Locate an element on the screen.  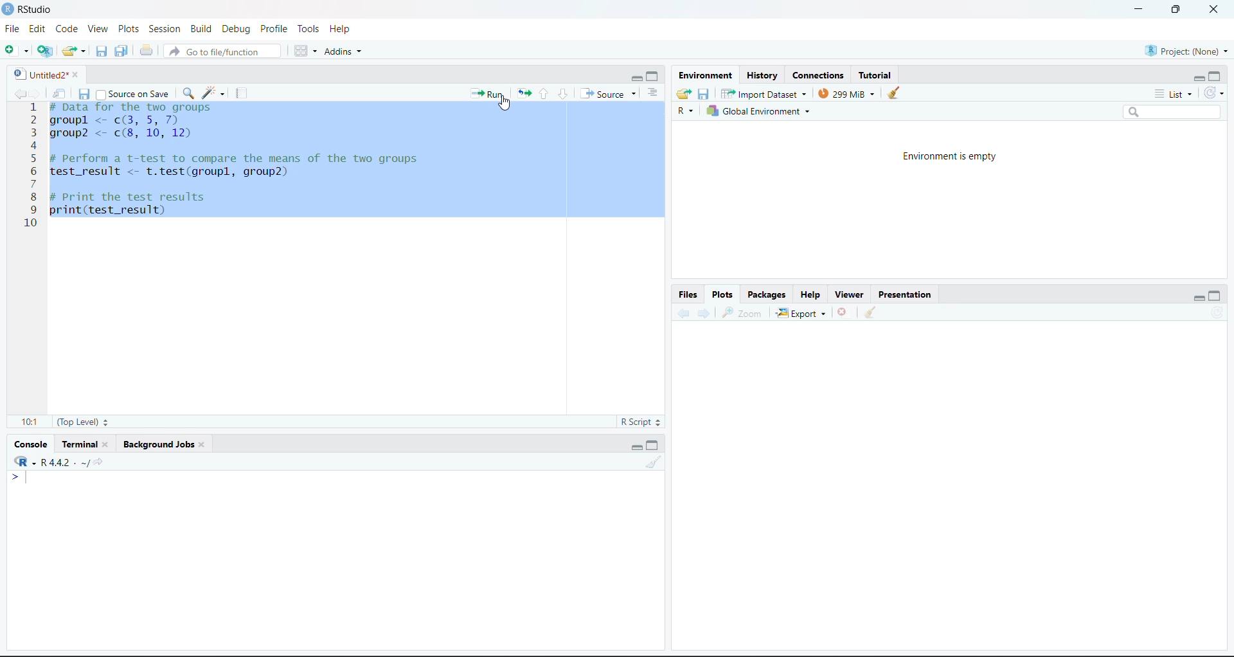
maximize is located at coordinates (1217, 296).